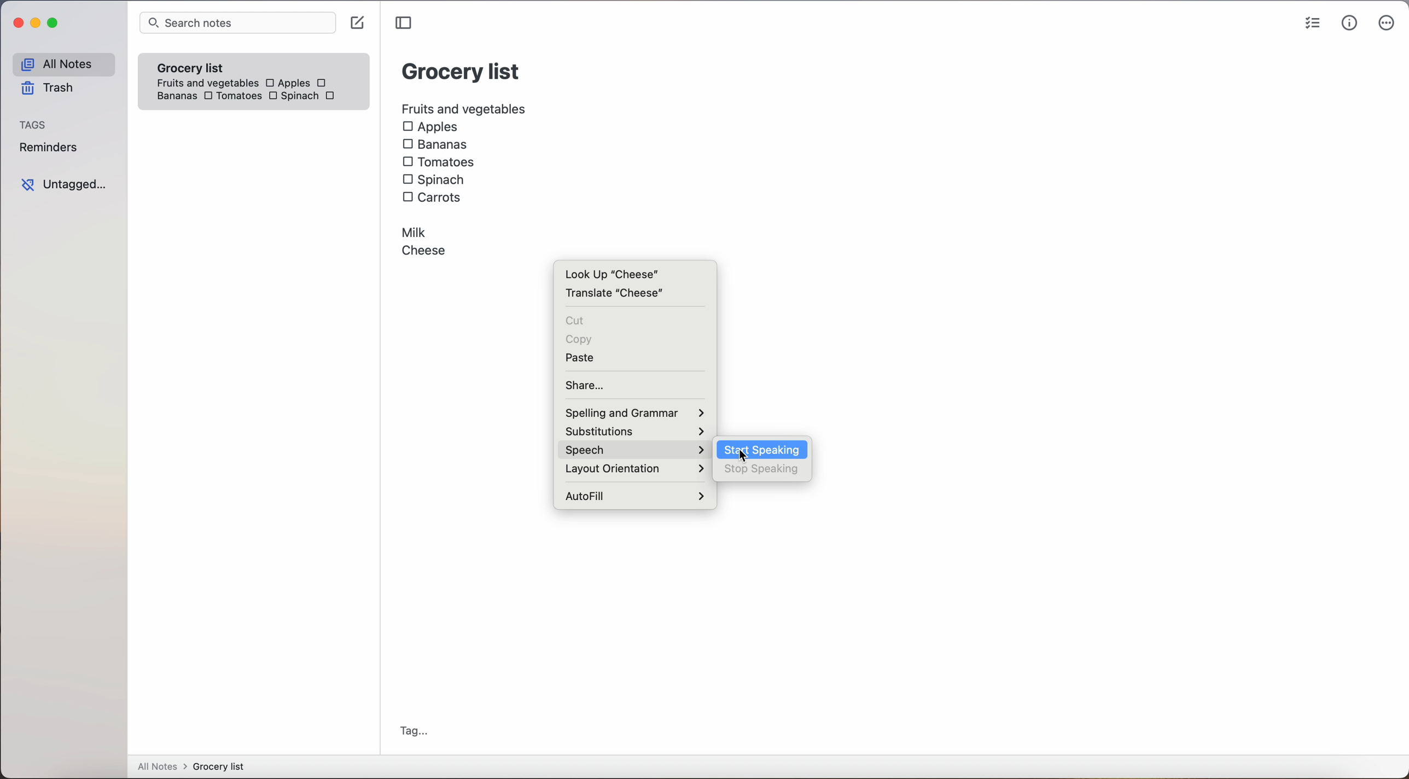 Image resolution: width=1409 pixels, height=779 pixels. Describe the element at coordinates (63, 184) in the screenshot. I see `untagged` at that location.